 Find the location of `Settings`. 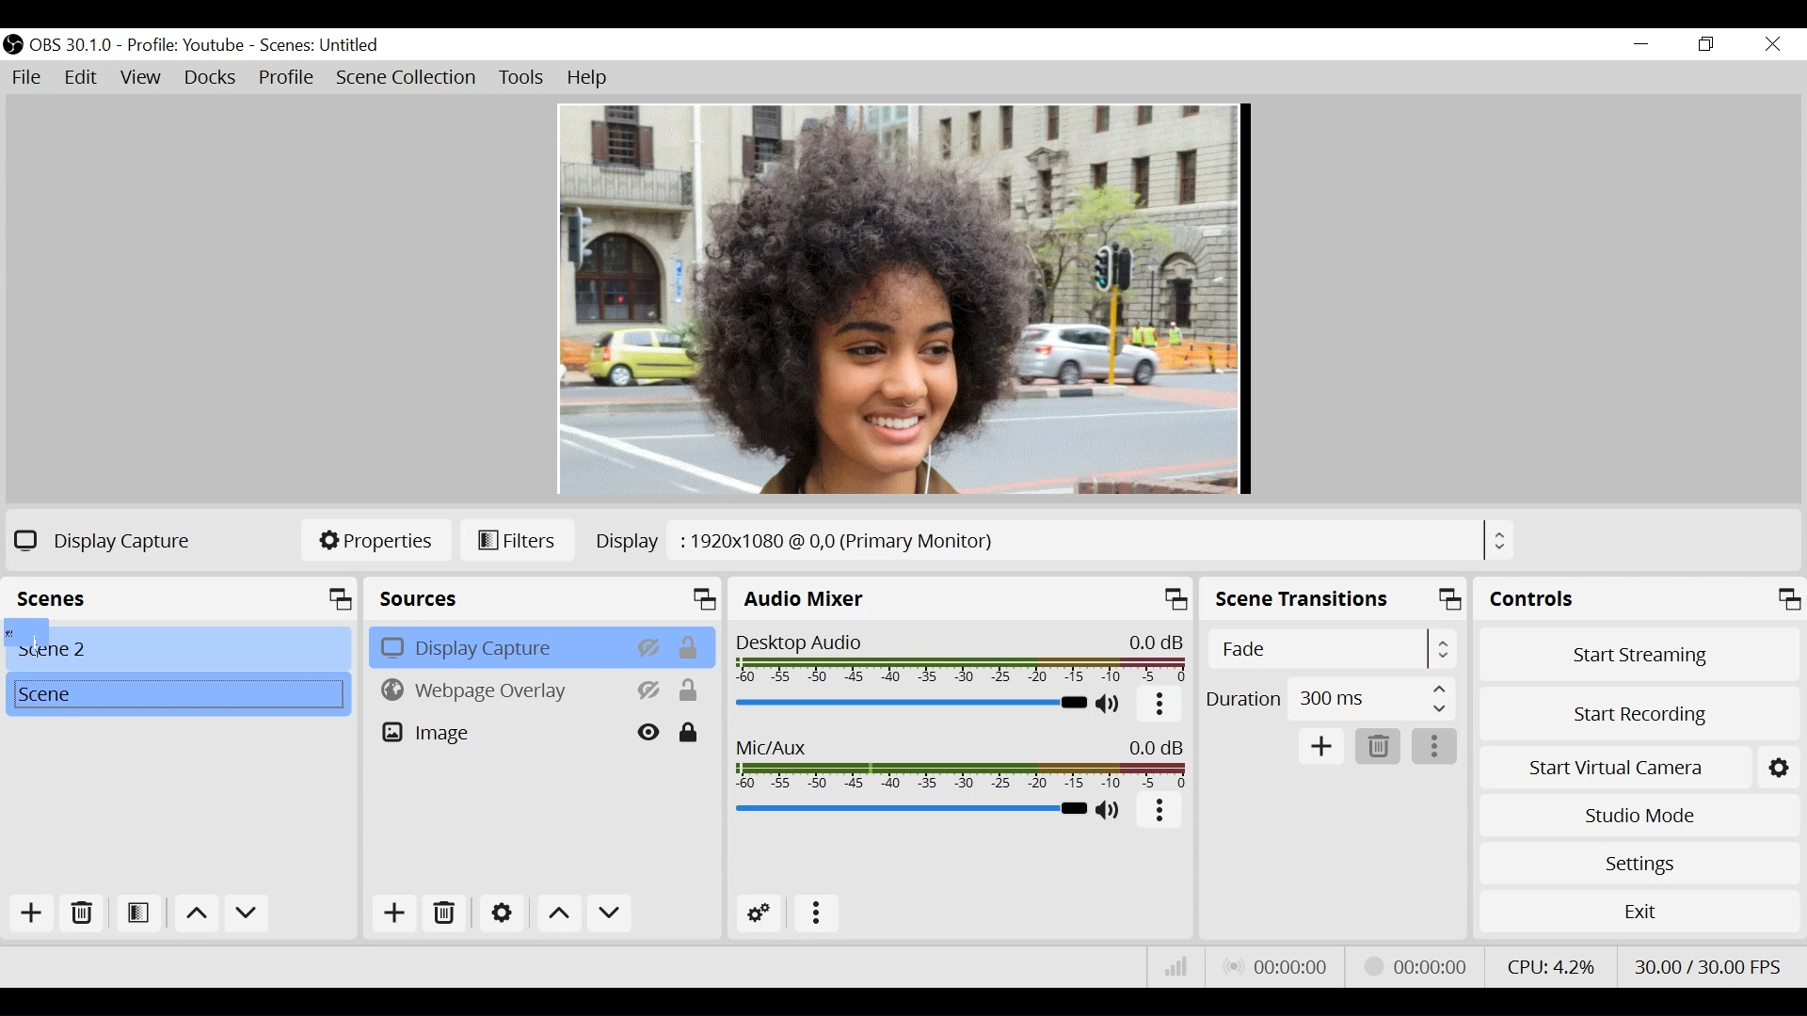

Settings is located at coordinates (1637, 863).